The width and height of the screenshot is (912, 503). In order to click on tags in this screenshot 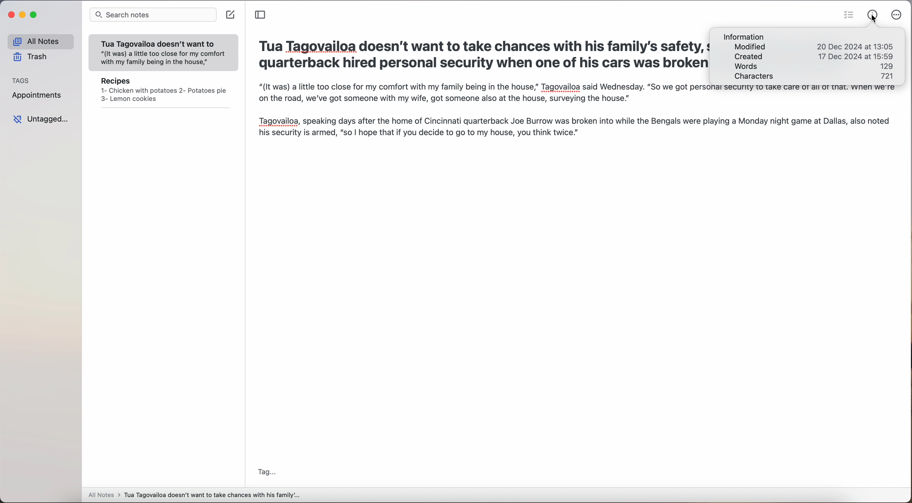, I will do `click(23, 81)`.